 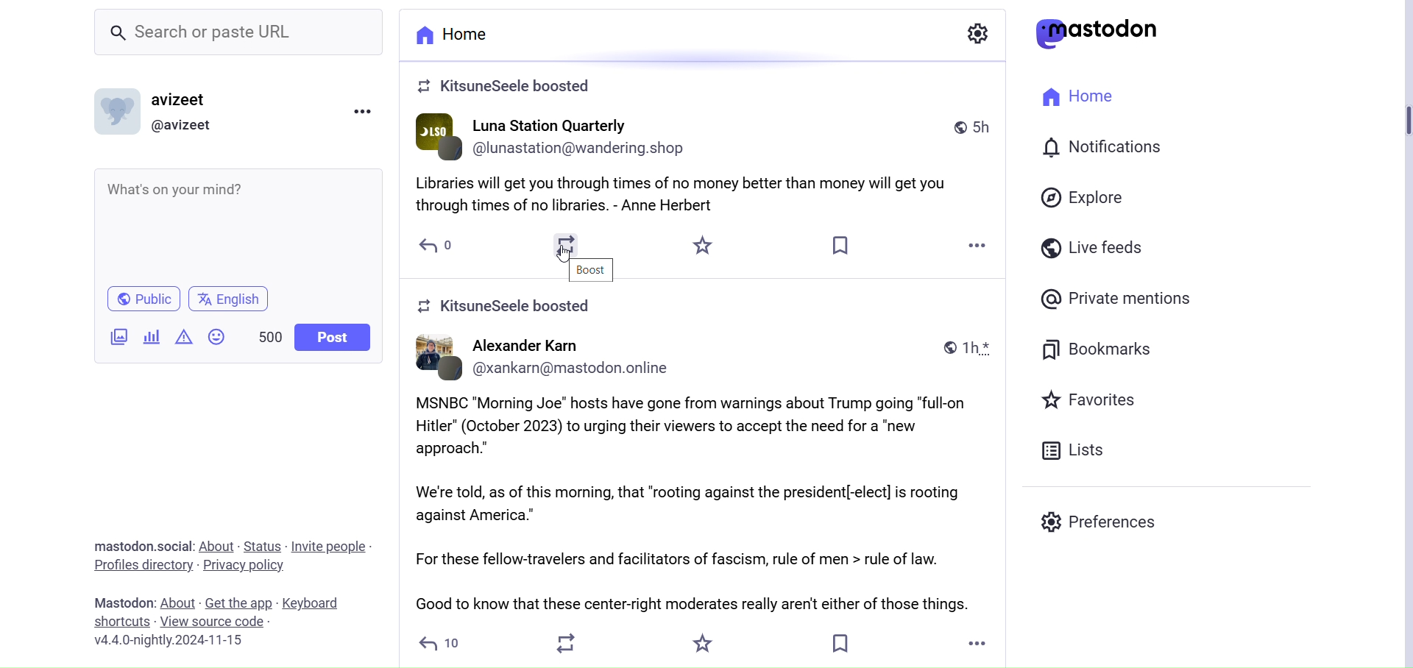 What do you see at coordinates (1099, 352) in the screenshot?
I see `Bookmasrks` at bounding box center [1099, 352].